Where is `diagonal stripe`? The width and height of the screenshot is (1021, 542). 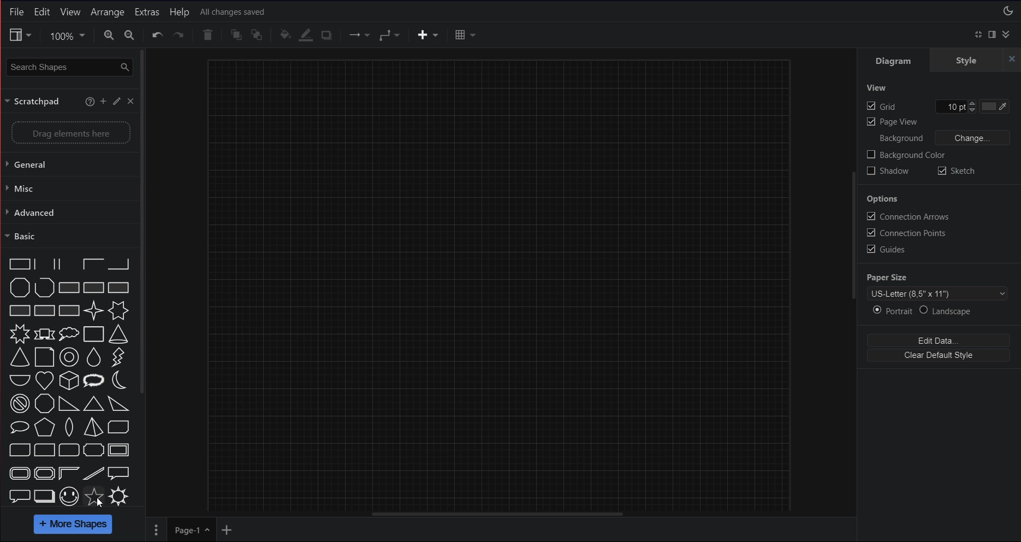 diagonal stripe is located at coordinates (94, 473).